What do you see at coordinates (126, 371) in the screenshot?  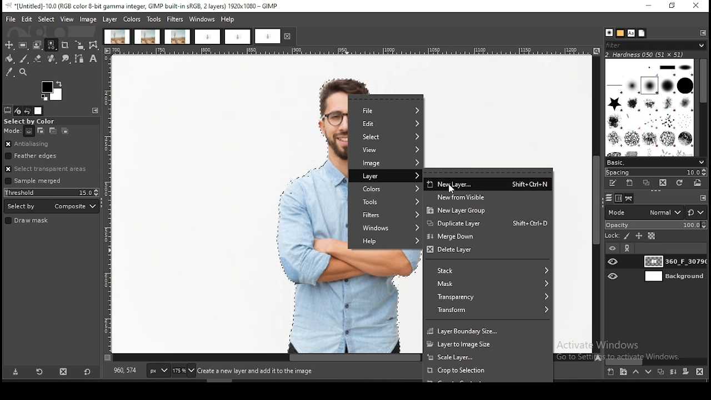 I see `775, 465` at bounding box center [126, 371].